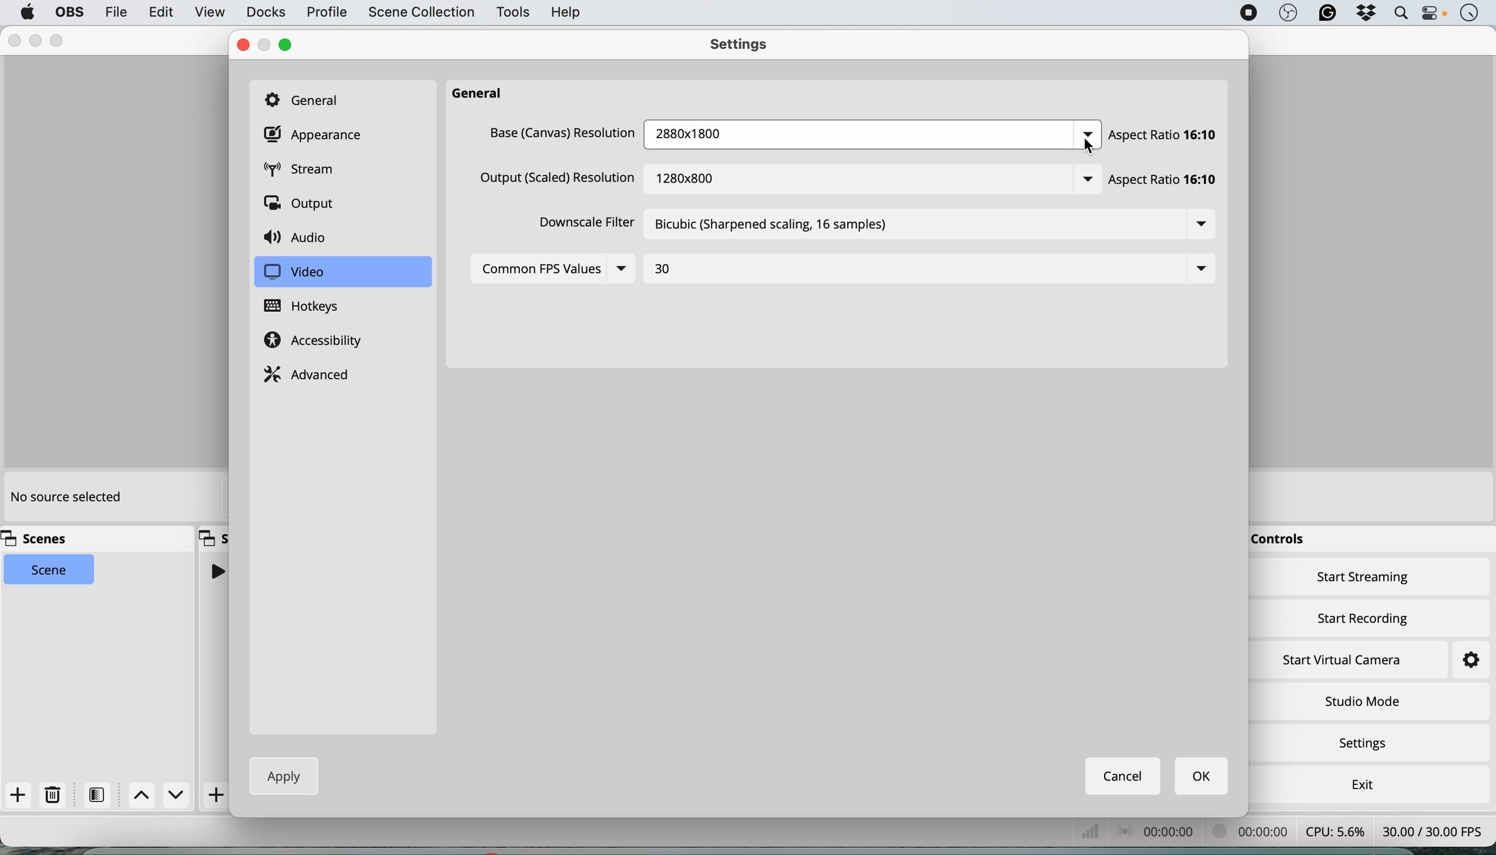  What do you see at coordinates (115, 12) in the screenshot?
I see `file` at bounding box center [115, 12].